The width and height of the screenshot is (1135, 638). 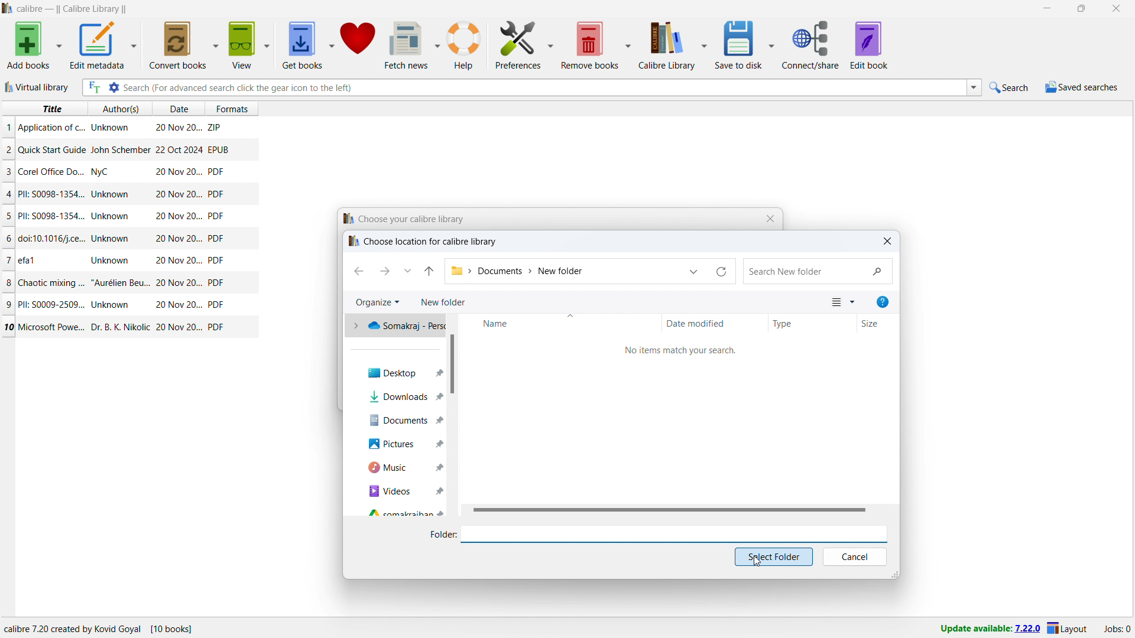 What do you see at coordinates (218, 149) in the screenshot?
I see `EPUB` at bounding box center [218, 149].